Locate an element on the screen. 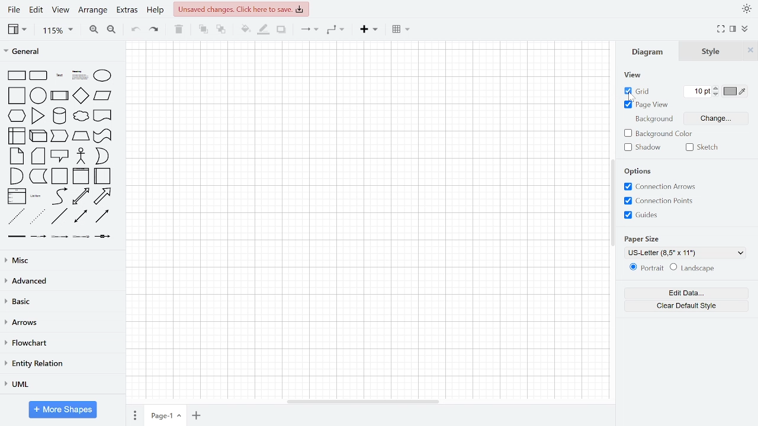 The image size is (758, 426). data storage is located at coordinates (39, 176).